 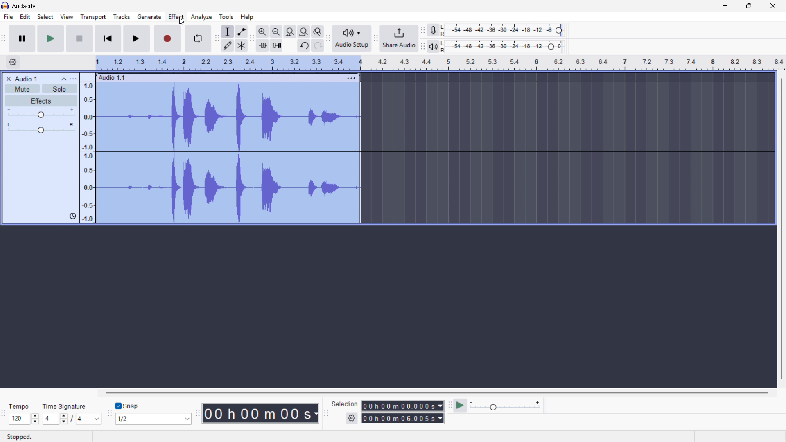 I want to click on Analyse, so click(x=201, y=17).